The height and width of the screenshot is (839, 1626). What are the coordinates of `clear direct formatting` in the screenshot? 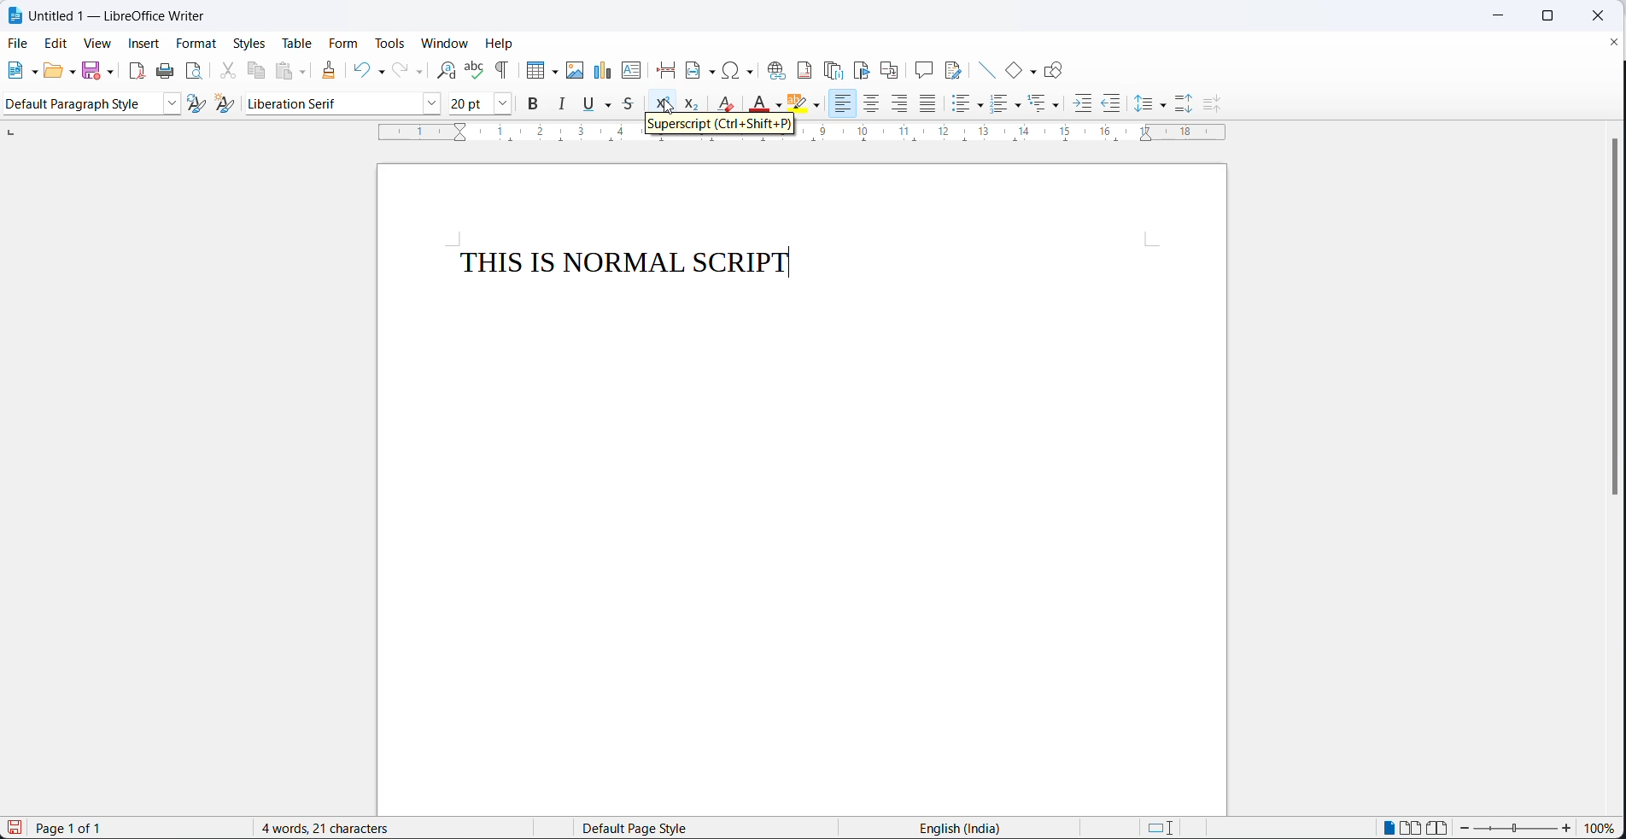 It's located at (758, 105).